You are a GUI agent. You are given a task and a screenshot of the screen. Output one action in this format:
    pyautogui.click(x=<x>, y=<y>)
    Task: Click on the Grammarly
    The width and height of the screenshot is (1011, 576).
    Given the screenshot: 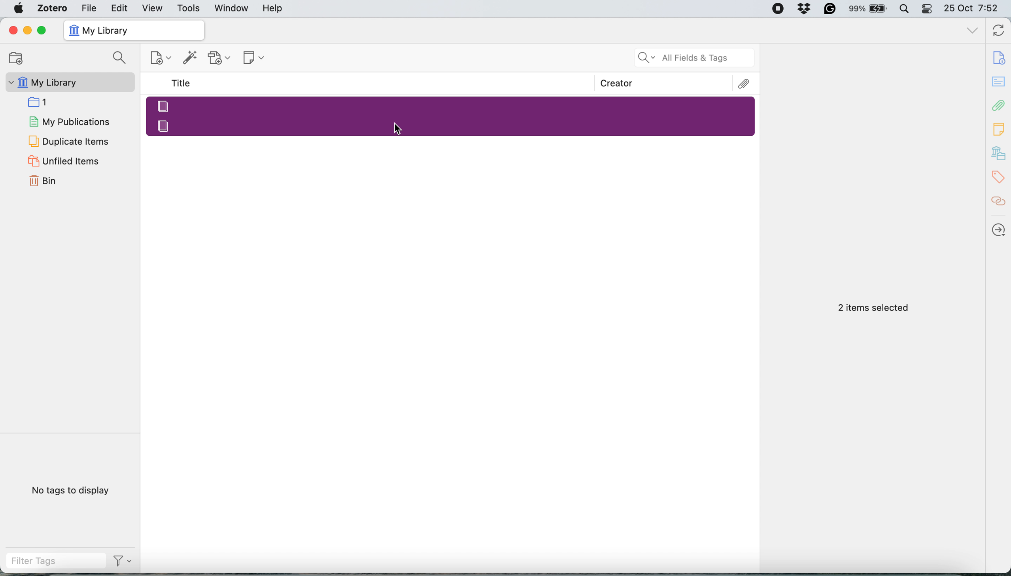 What is the action you would take?
    pyautogui.click(x=830, y=8)
    